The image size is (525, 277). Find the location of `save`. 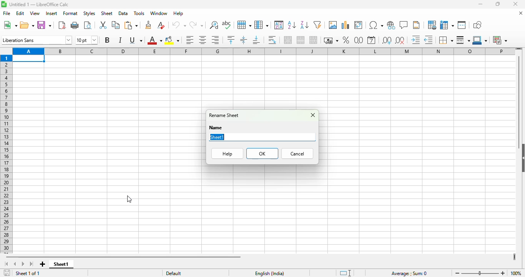

save is located at coordinates (45, 25).